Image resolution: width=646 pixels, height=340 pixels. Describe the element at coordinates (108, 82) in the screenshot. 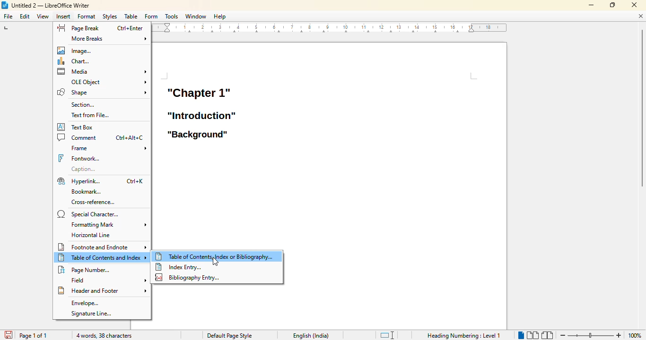

I see `OLE object` at that location.